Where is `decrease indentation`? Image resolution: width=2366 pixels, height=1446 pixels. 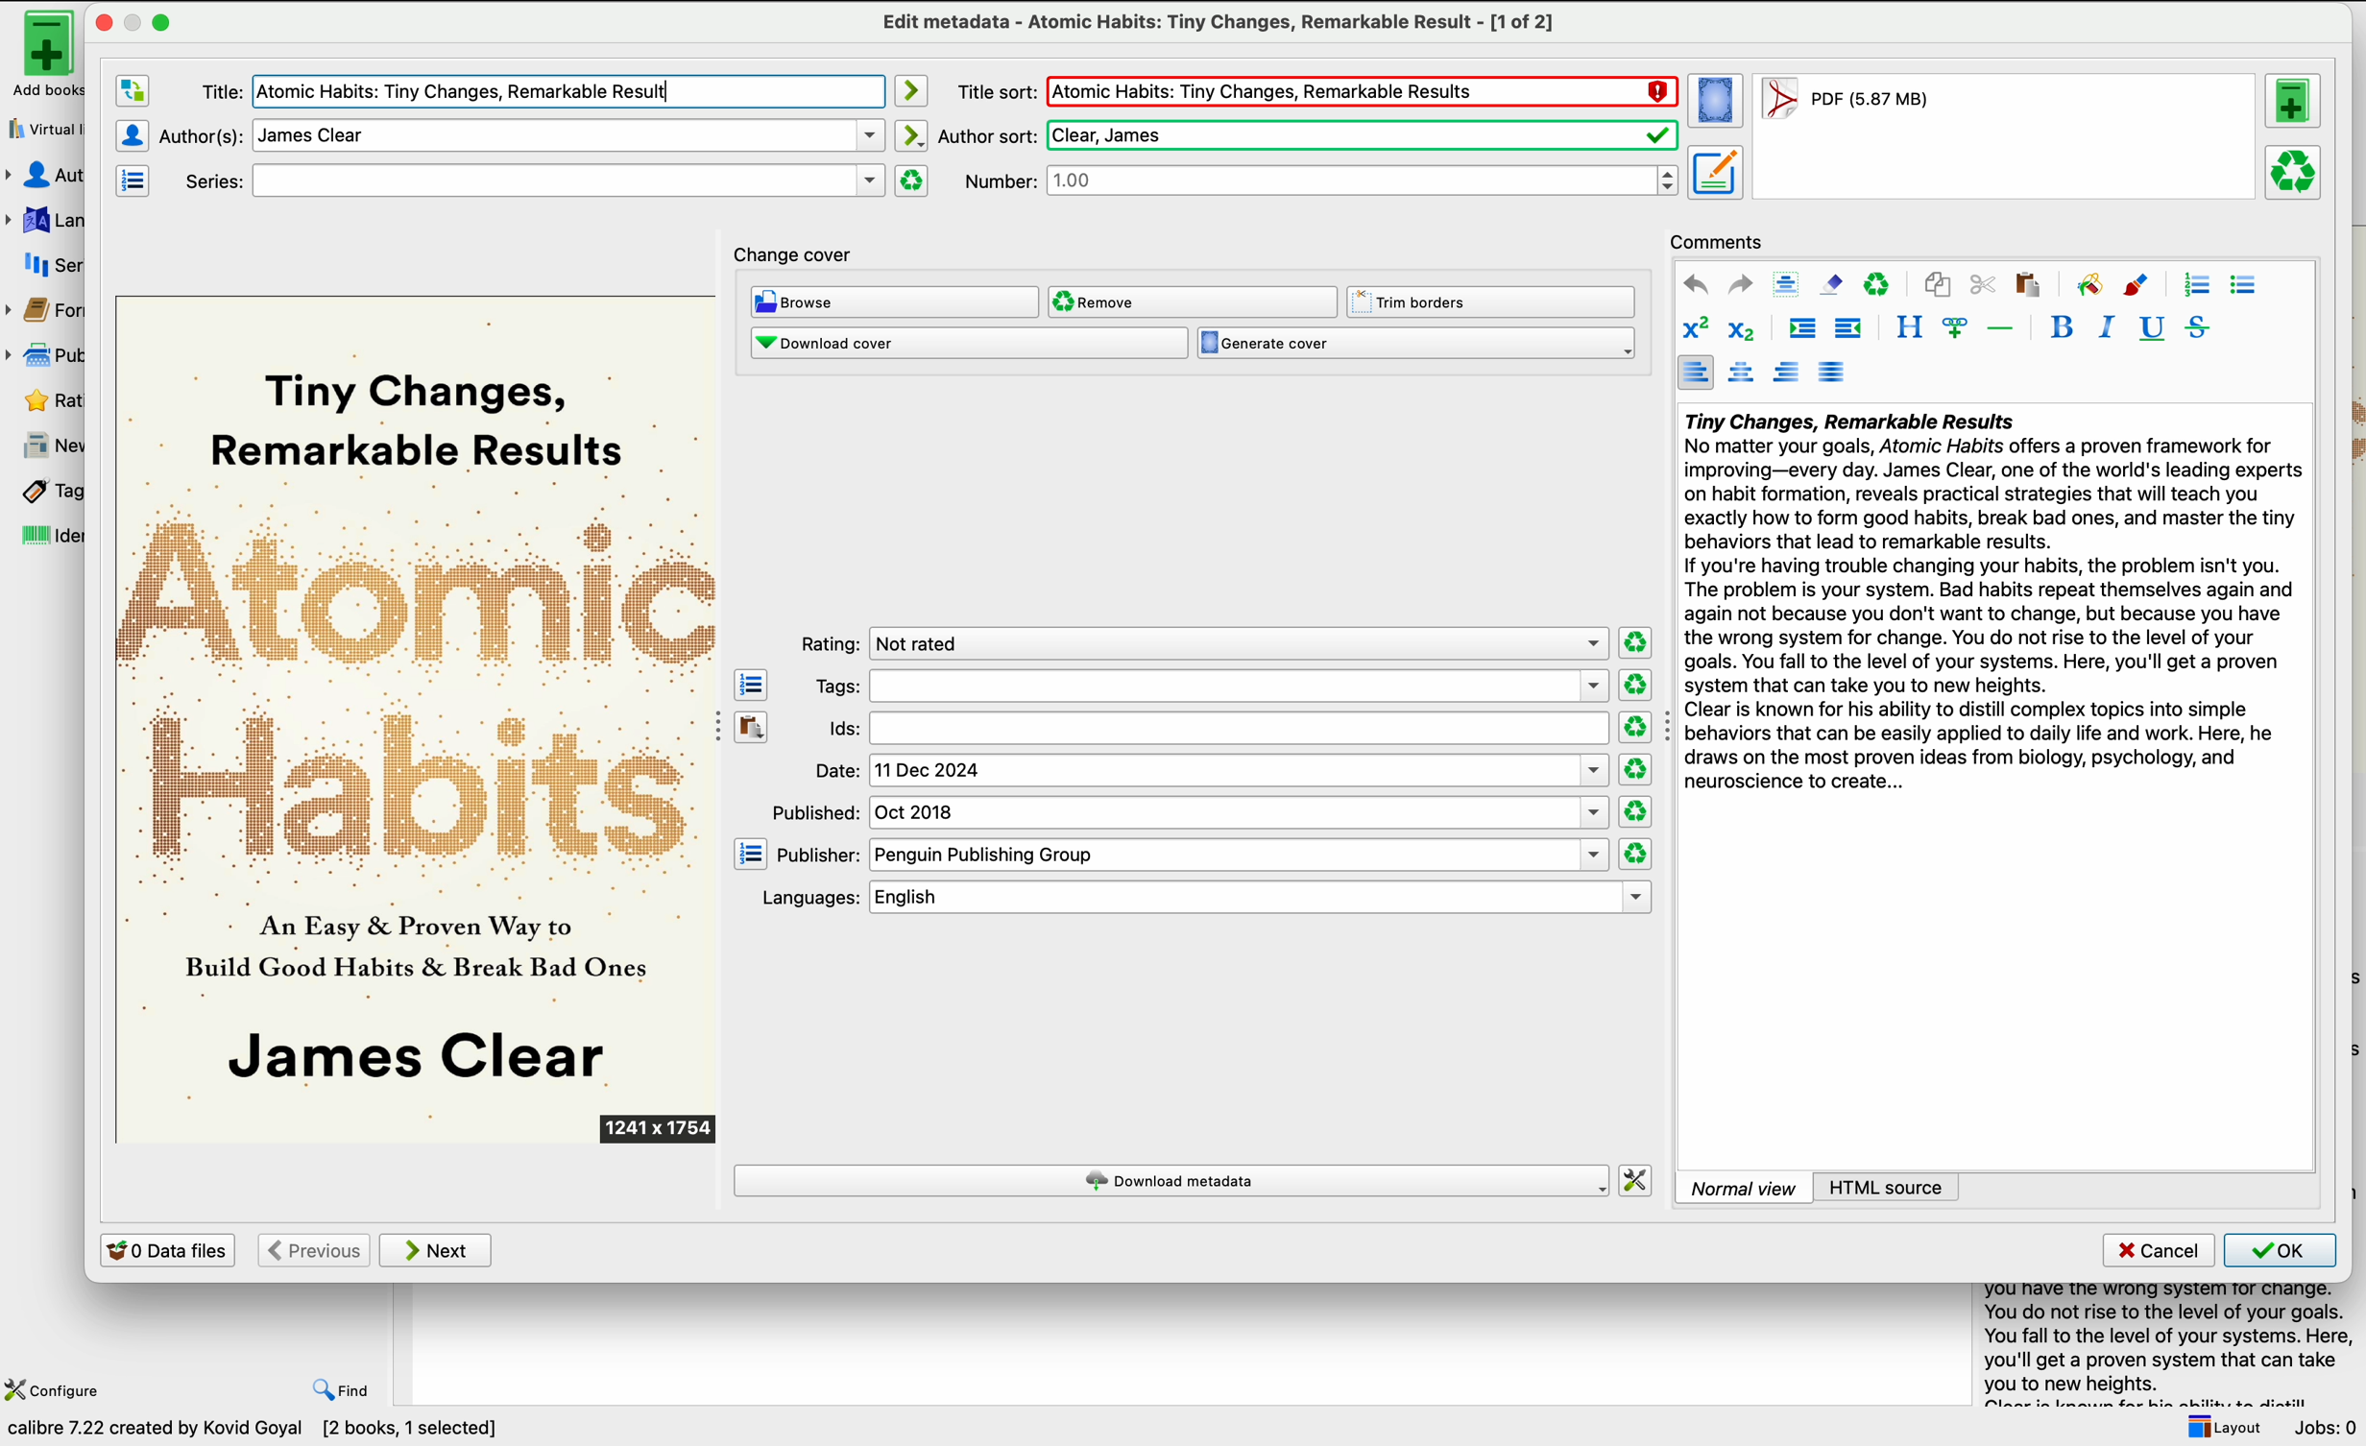
decrease indentation is located at coordinates (1850, 329).